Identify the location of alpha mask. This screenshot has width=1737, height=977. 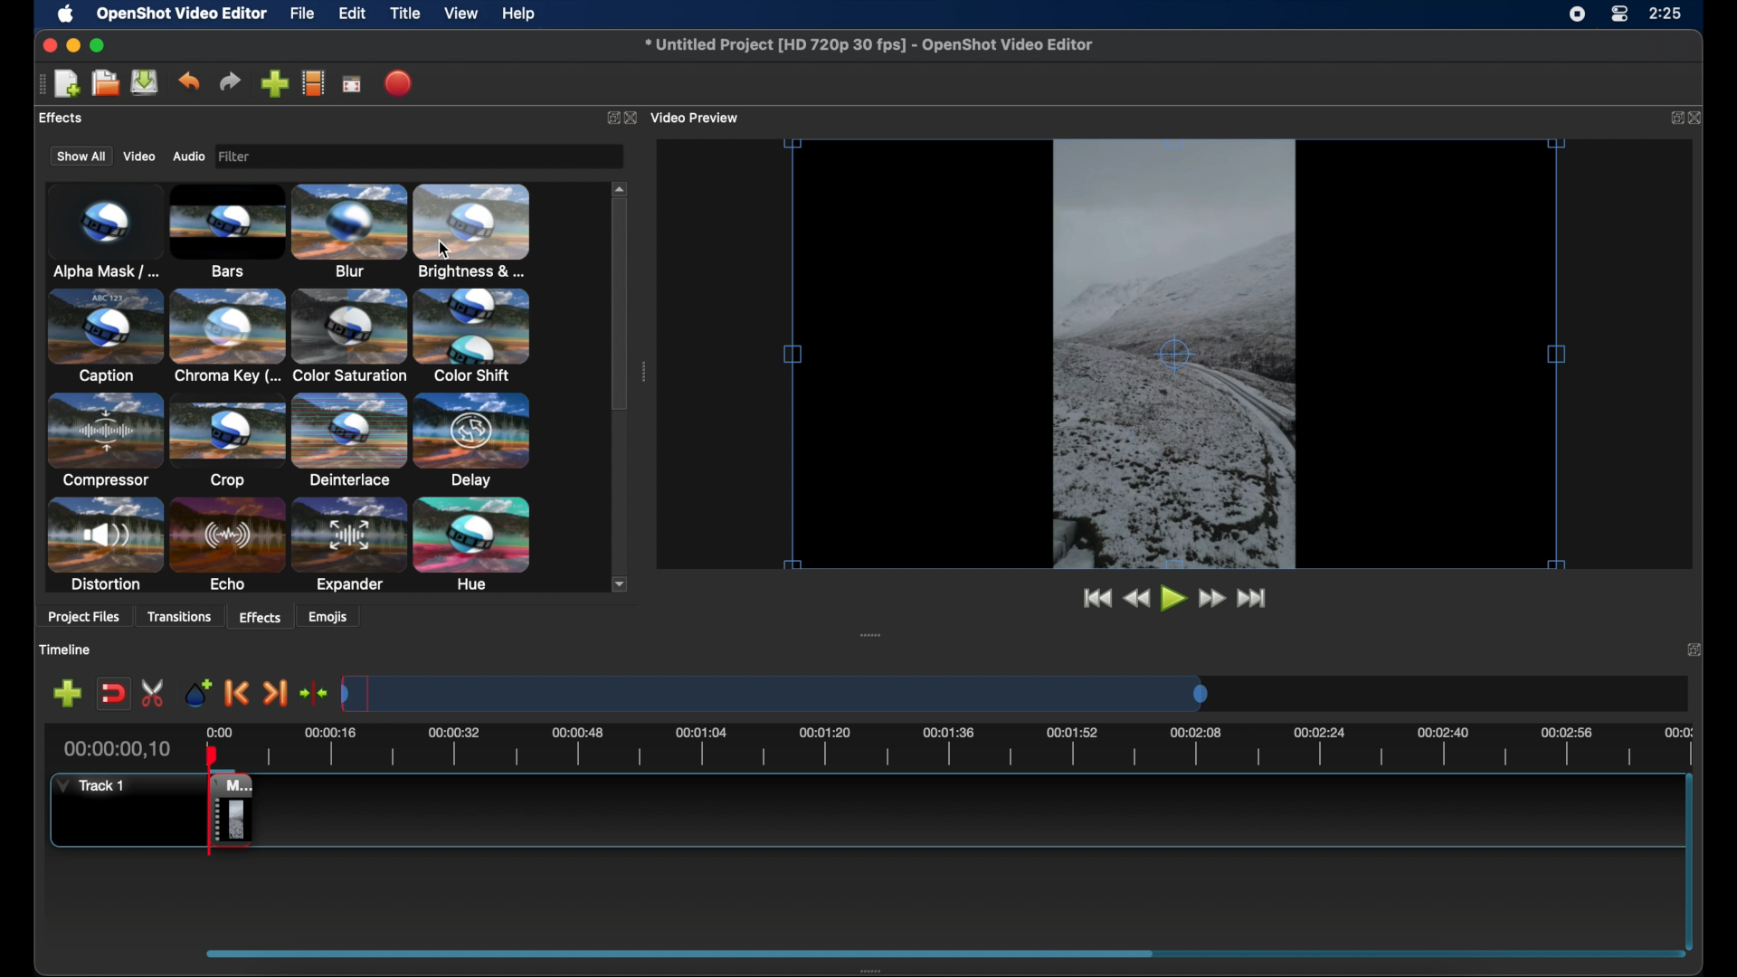
(103, 230).